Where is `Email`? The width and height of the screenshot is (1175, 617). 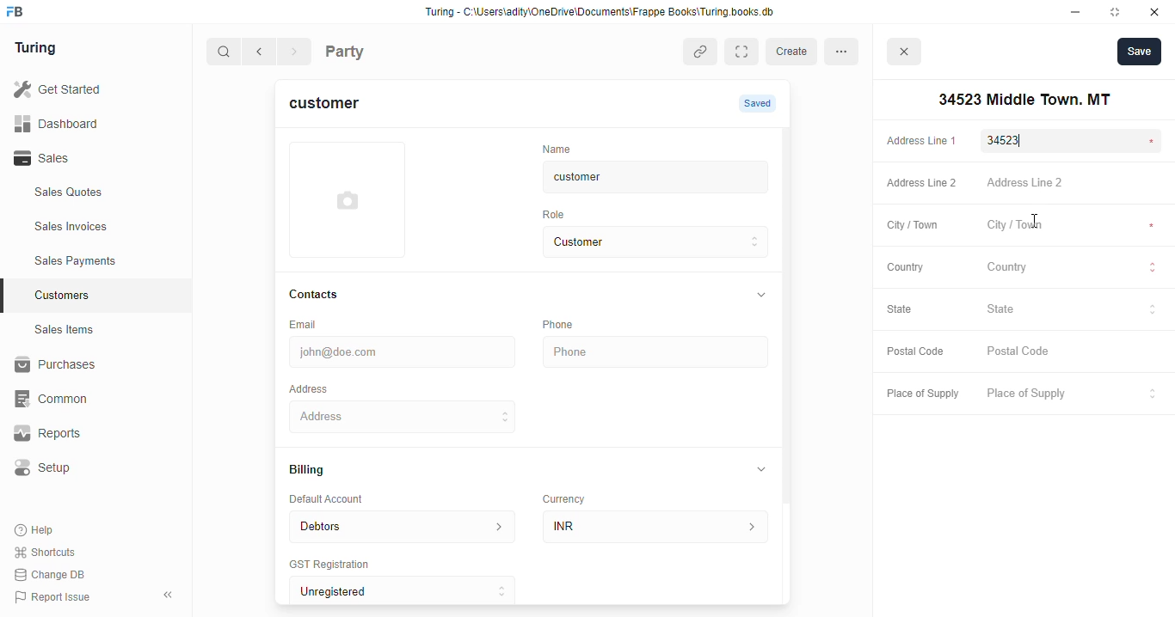 Email is located at coordinates (306, 323).